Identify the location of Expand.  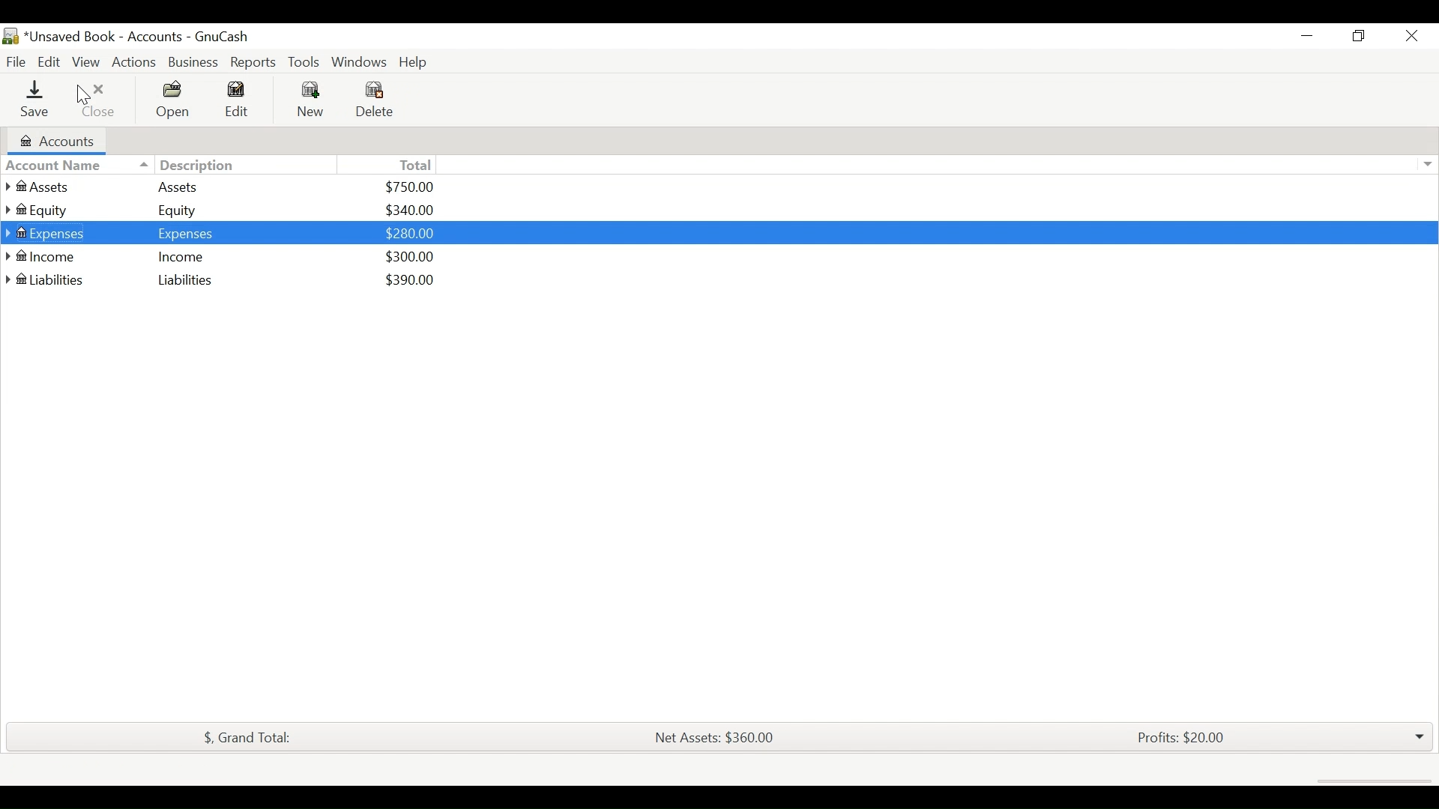
(1429, 163).